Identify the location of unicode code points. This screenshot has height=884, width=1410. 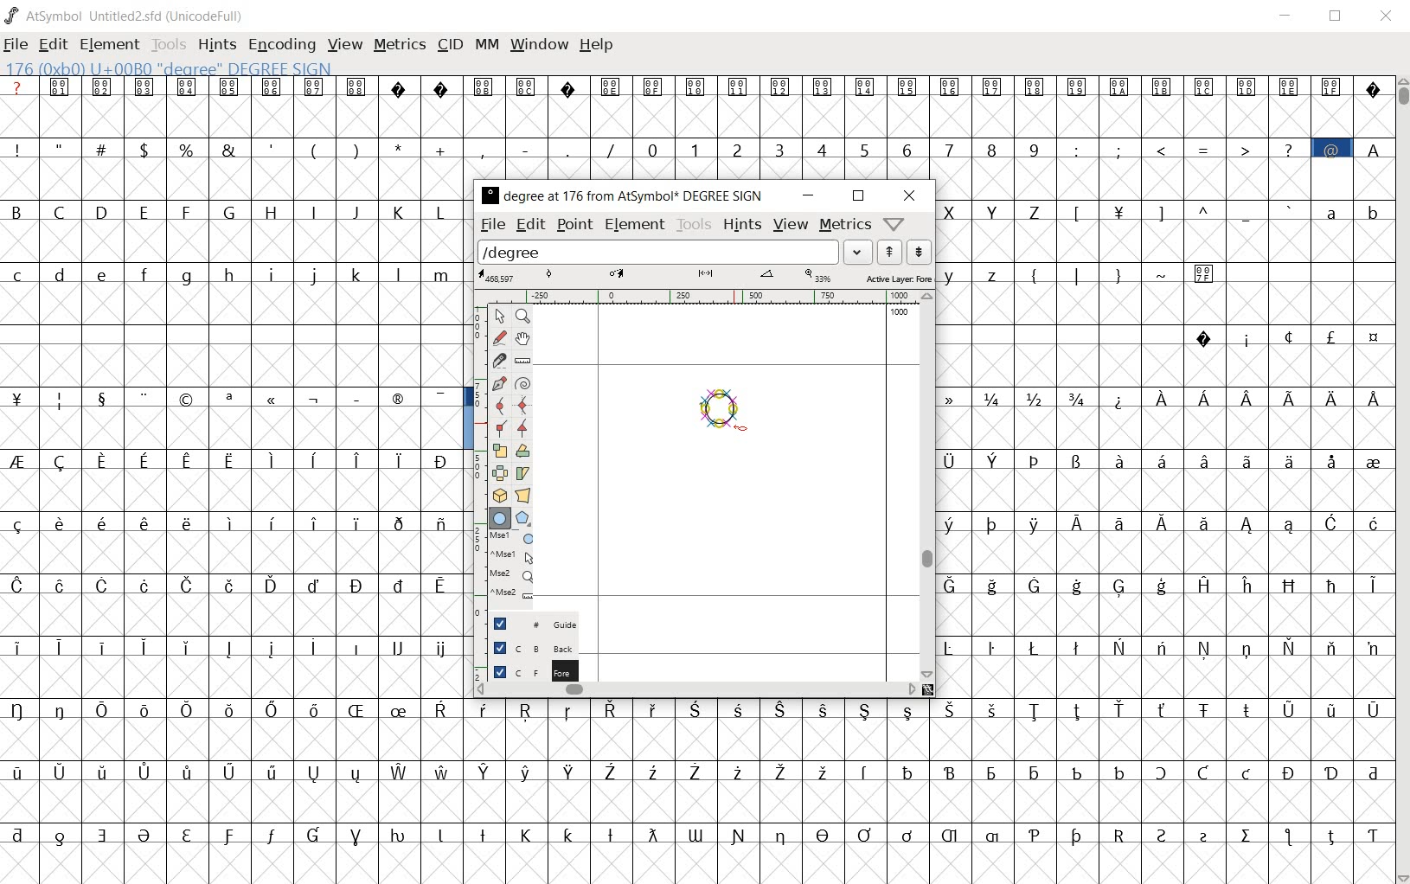
(976, 86).